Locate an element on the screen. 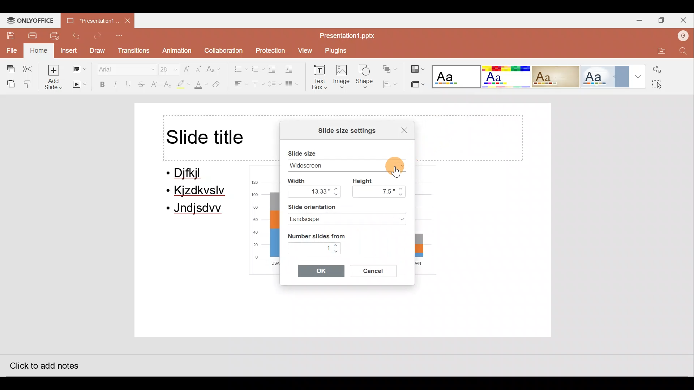 Image resolution: width=694 pixels, height=390 pixels. Numbering is located at coordinates (258, 68).